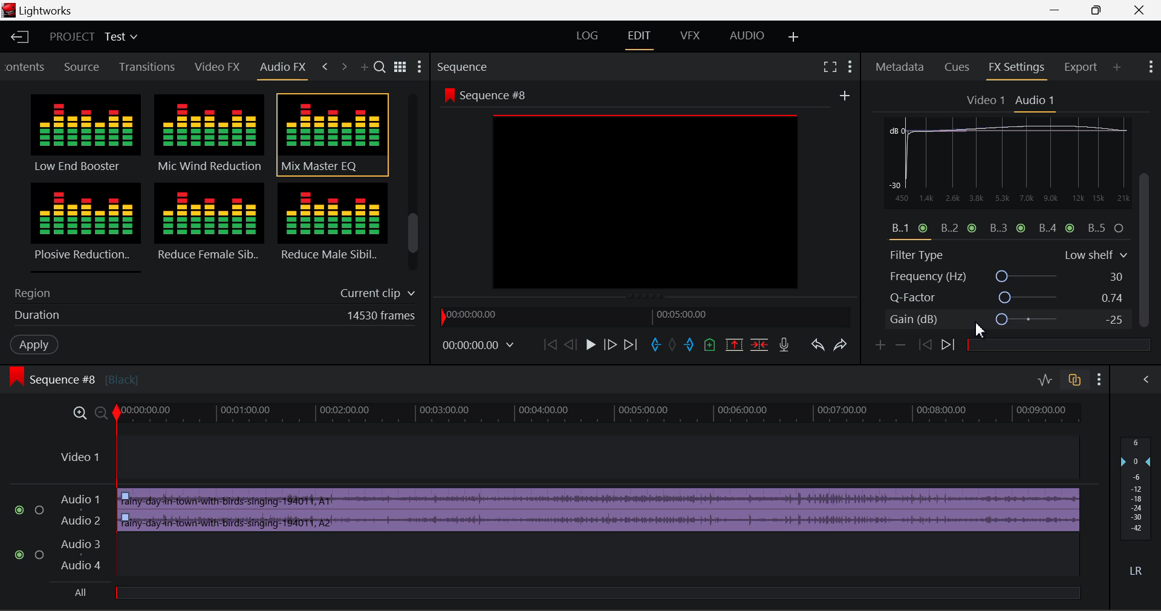  I want to click on Go Back, so click(570, 345).